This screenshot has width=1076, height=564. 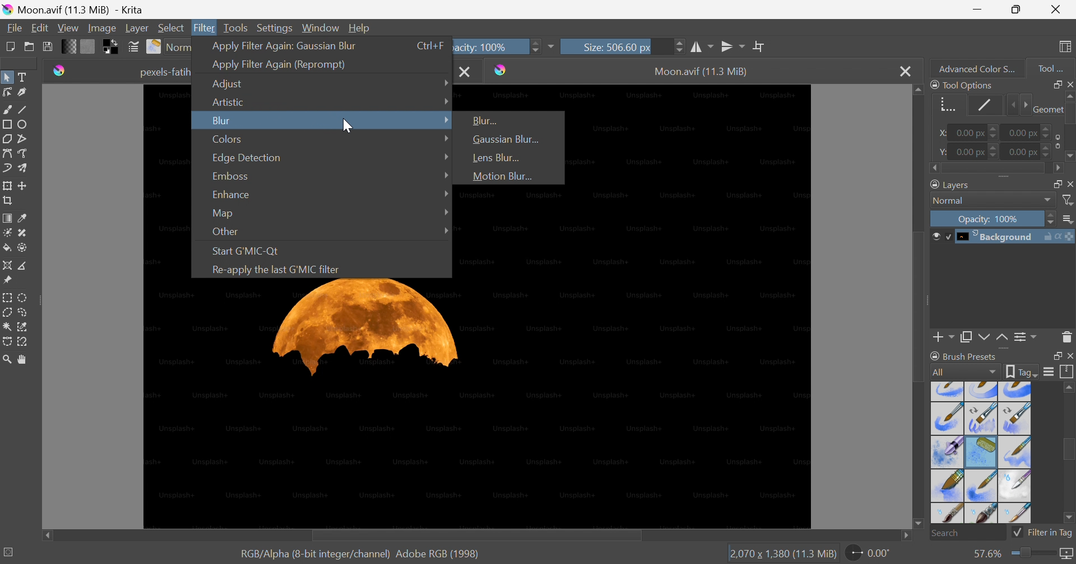 I want to click on Move layer or mask down, so click(x=984, y=338).